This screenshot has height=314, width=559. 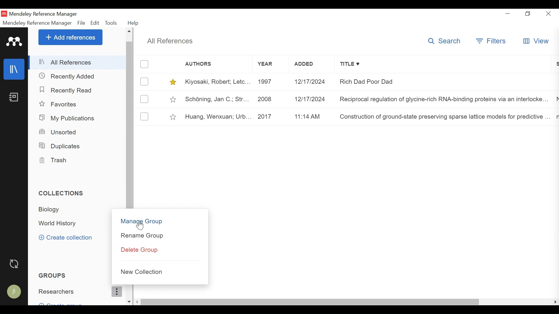 What do you see at coordinates (68, 90) in the screenshot?
I see `Recently Added` at bounding box center [68, 90].